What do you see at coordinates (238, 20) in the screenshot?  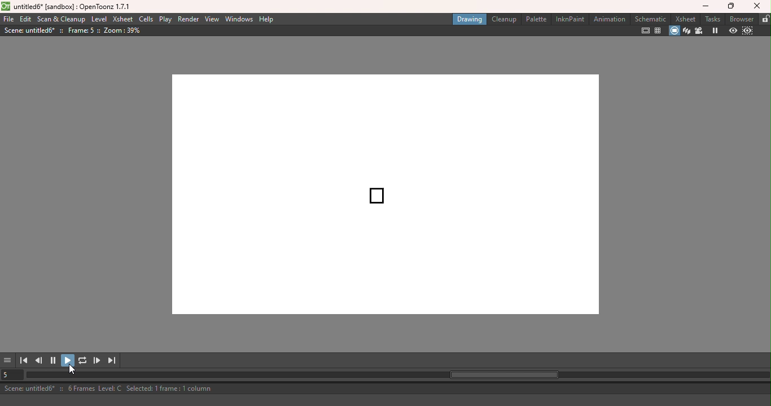 I see `Windows` at bounding box center [238, 20].